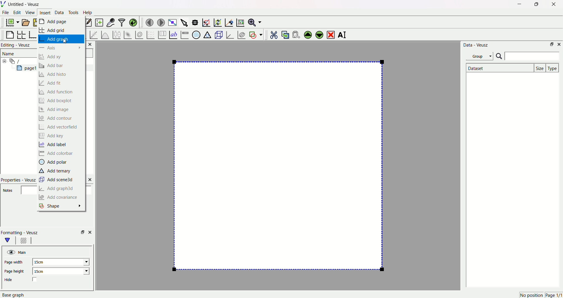 This screenshot has height=298, width=563. Describe the element at coordinates (285, 34) in the screenshot. I see `copy the widgets` at that location.